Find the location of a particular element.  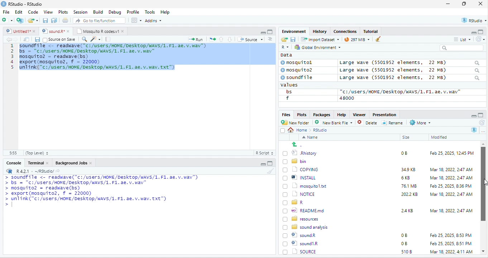

+ Source + is located at coordinates (250, 39).